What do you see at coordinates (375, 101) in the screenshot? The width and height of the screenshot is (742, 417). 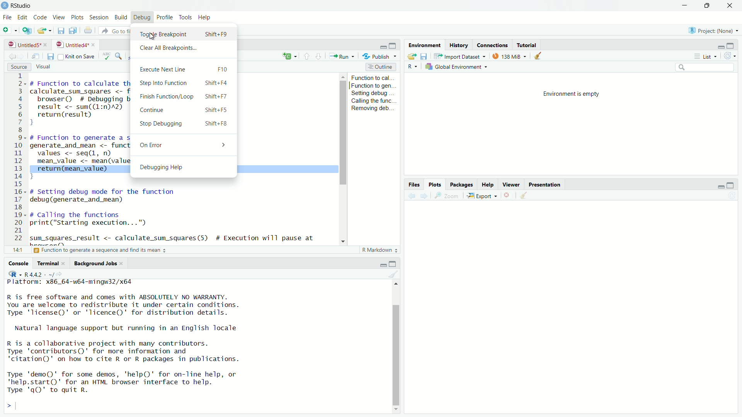 I see `calling the func...` at bounding box center [375, 101].